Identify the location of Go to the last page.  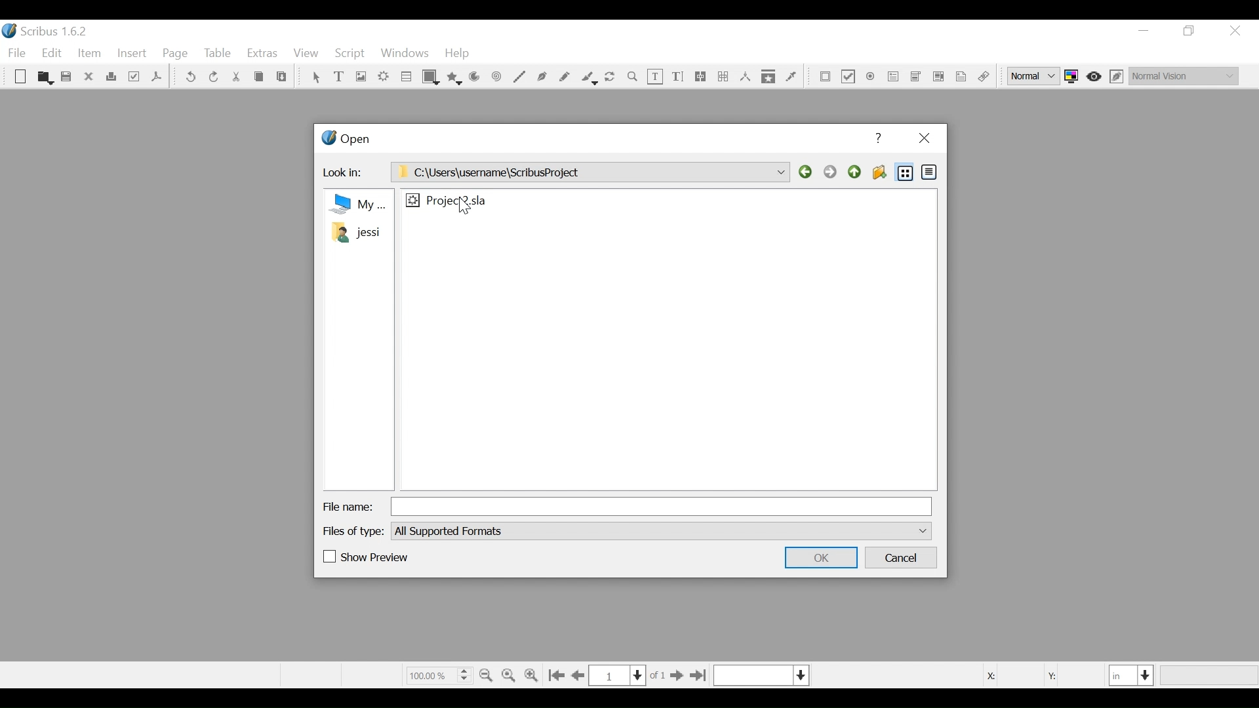
(698, 676).